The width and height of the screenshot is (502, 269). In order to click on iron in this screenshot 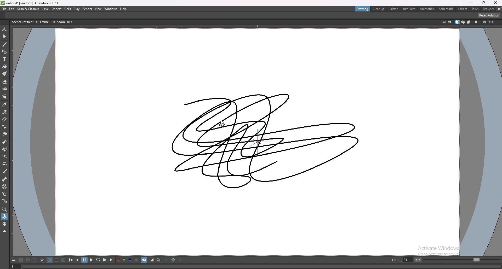, I will do `click(4, 164)`.